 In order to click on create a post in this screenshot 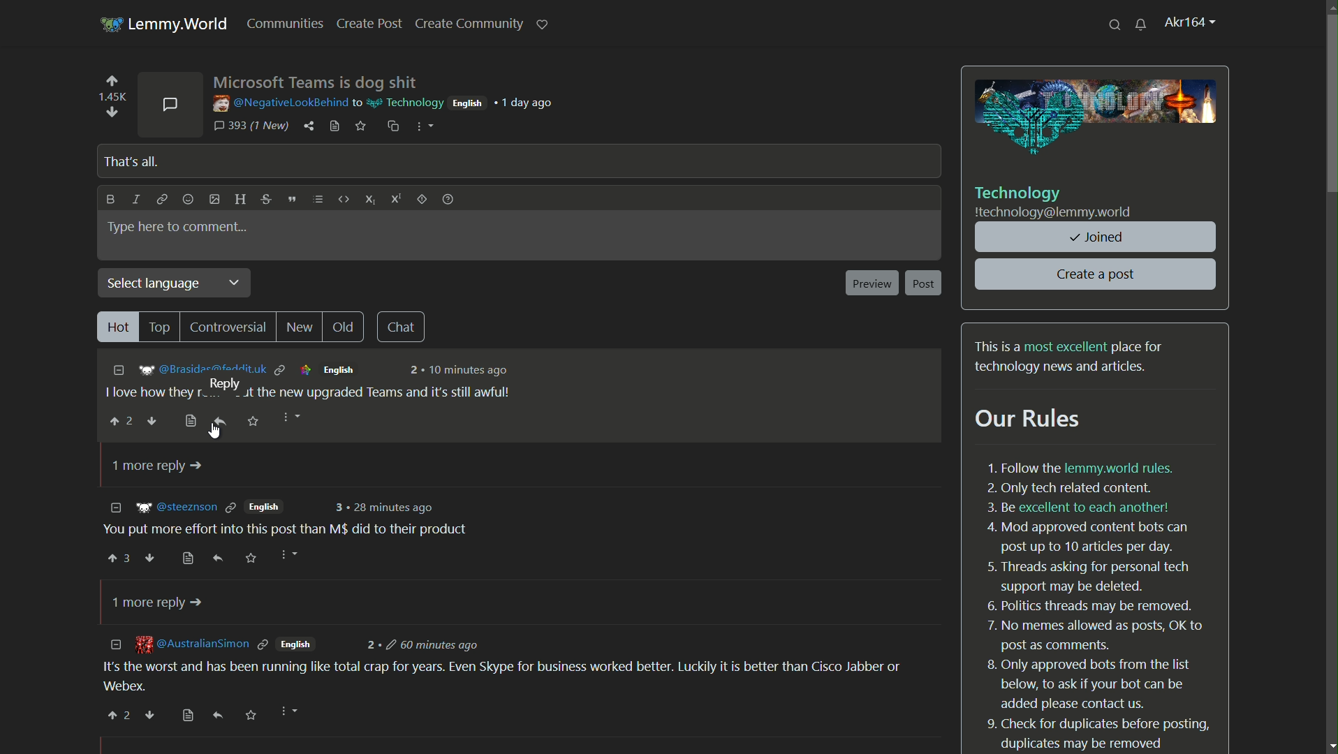, I will do `click(1097, 274)`.